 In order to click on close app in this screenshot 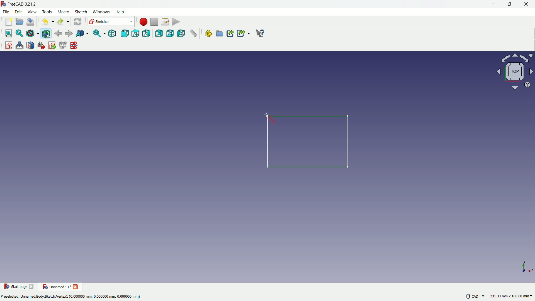, I will do `click(528, 4)`.